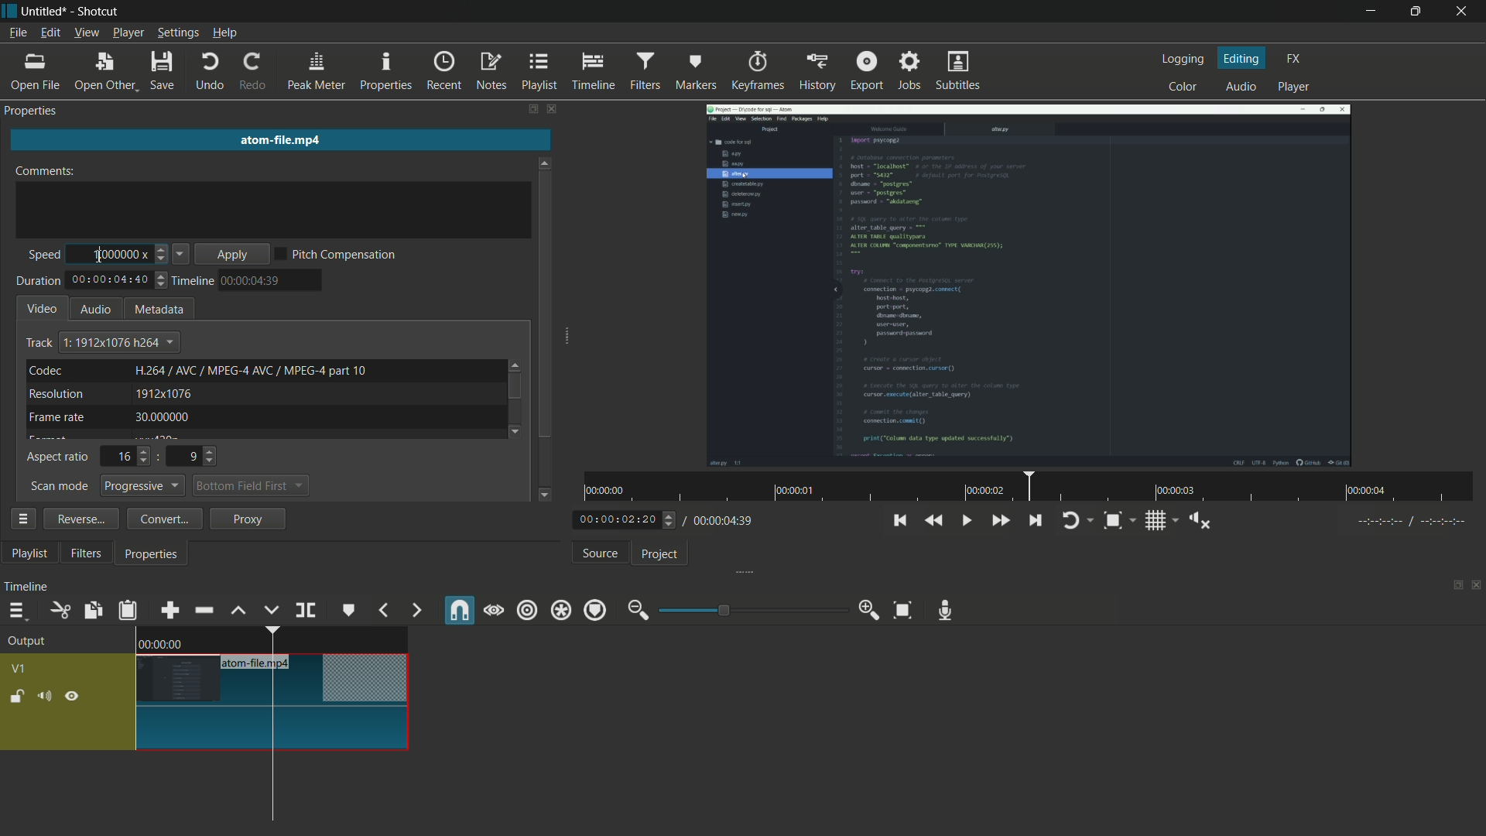  Describe the element at coordinates (124, 457) in the screenshot. I see `16` at that location.